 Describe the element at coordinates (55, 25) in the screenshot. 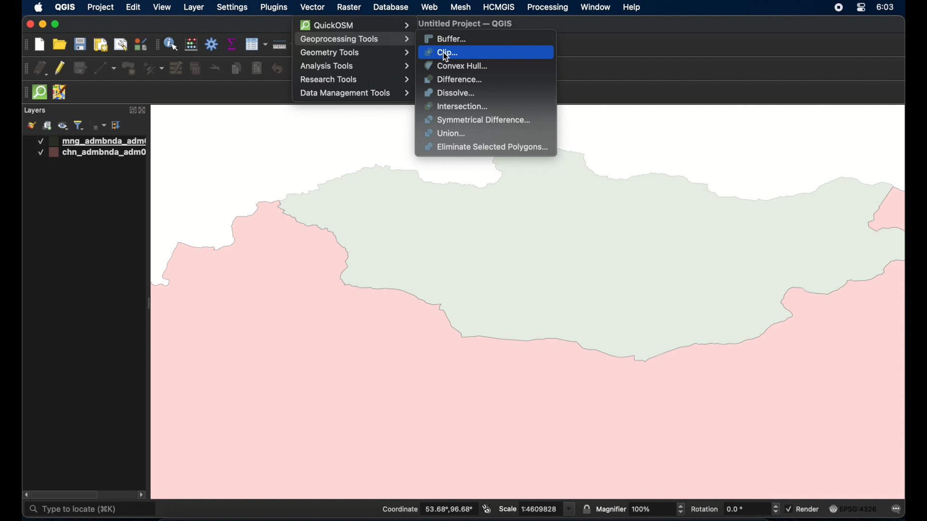

I see `maximize` at that location.